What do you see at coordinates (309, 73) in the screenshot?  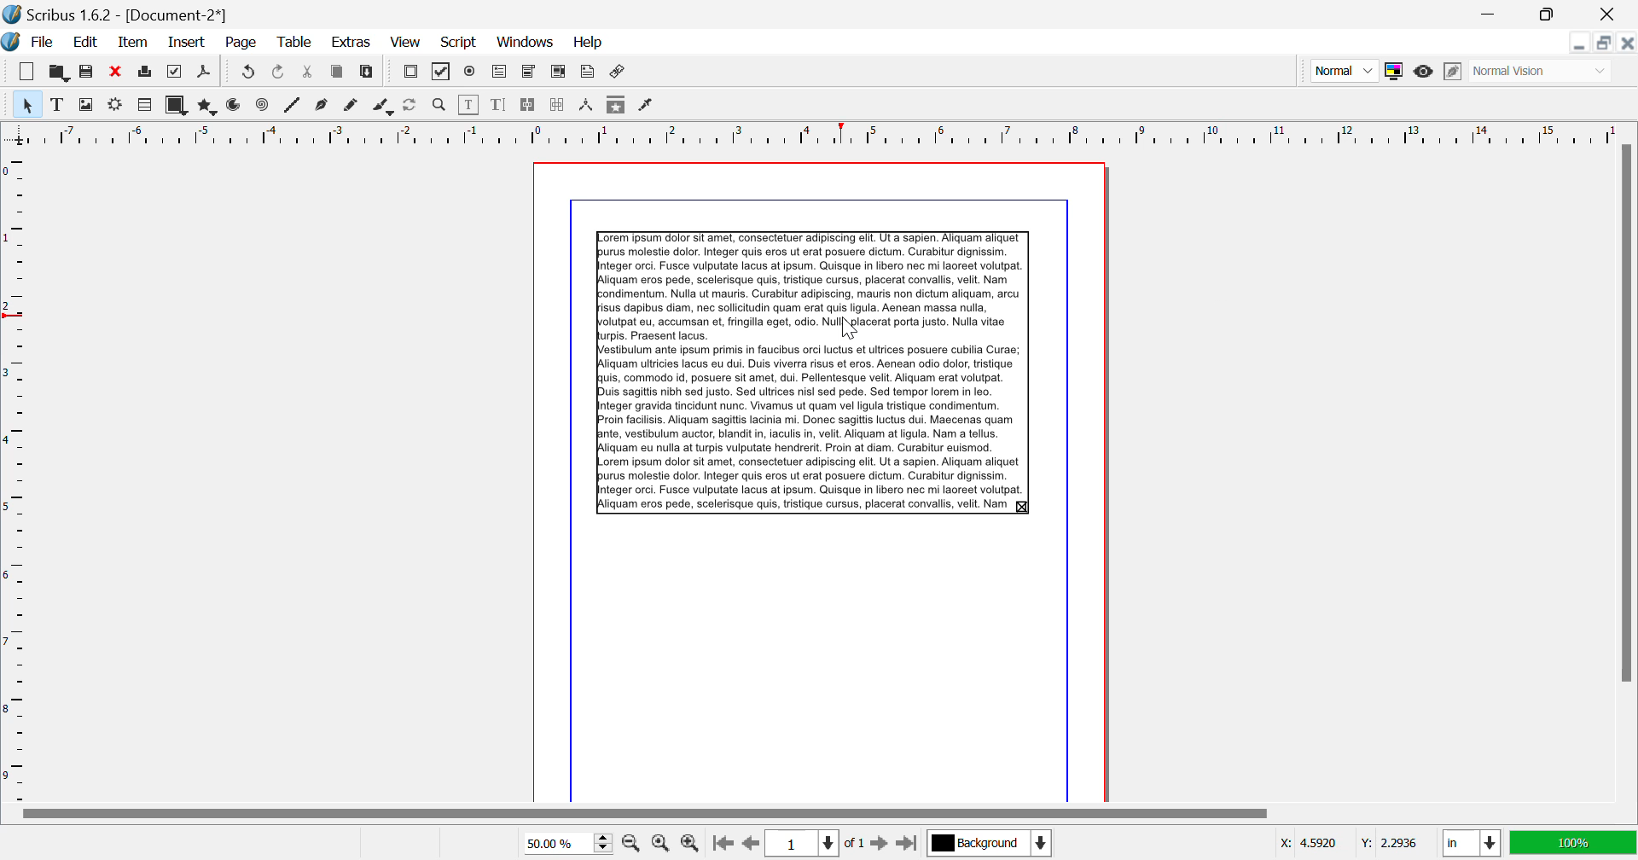 I see `Cut` at bounding box center [309, 73].